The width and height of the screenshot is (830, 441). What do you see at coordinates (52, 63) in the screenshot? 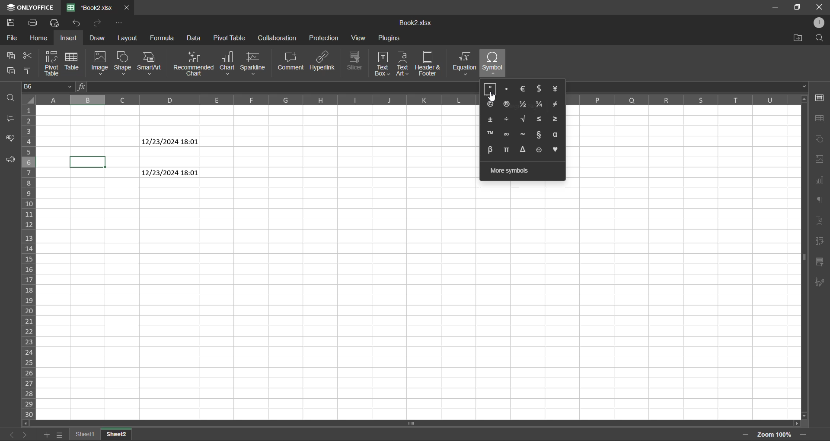
I see `pivot table` at bounding box center [52, 63].